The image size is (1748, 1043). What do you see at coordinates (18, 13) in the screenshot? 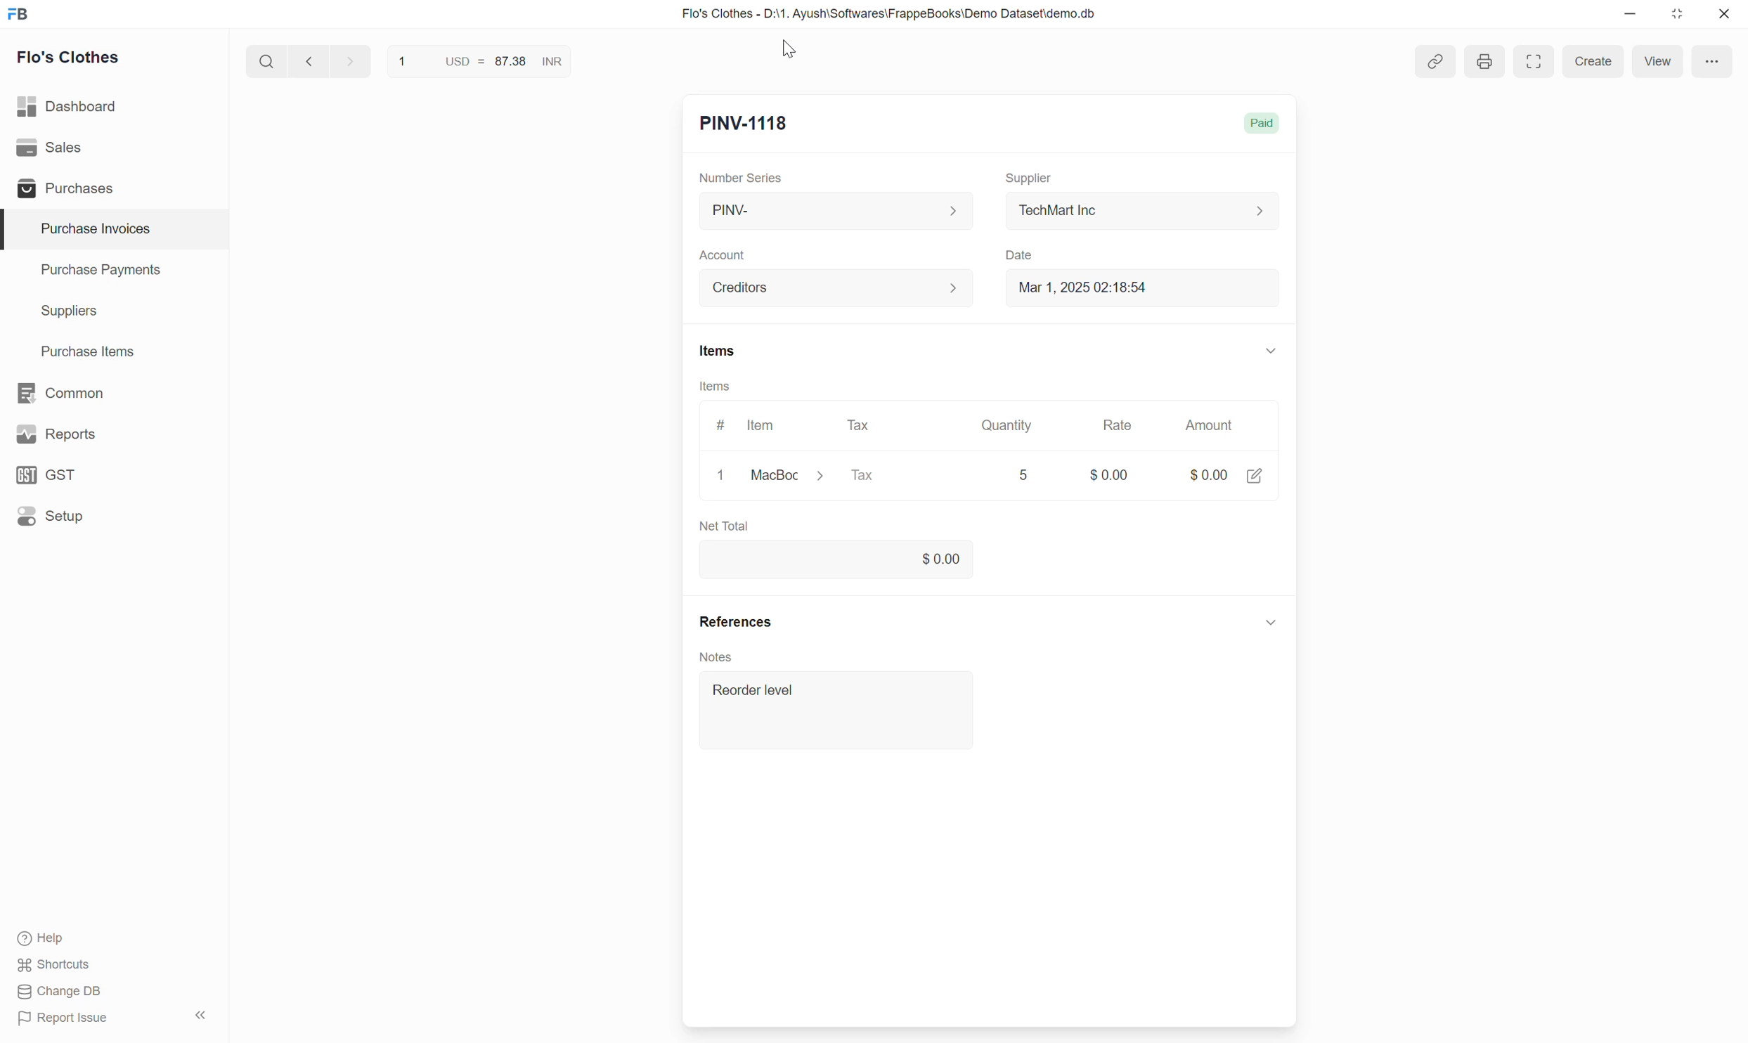
I see `Frappe Books logo` at bounding box center [18, 13].